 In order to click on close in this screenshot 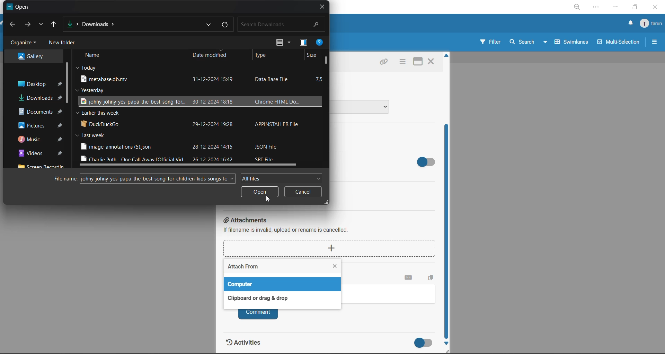, I will do `click(656, 8)`.